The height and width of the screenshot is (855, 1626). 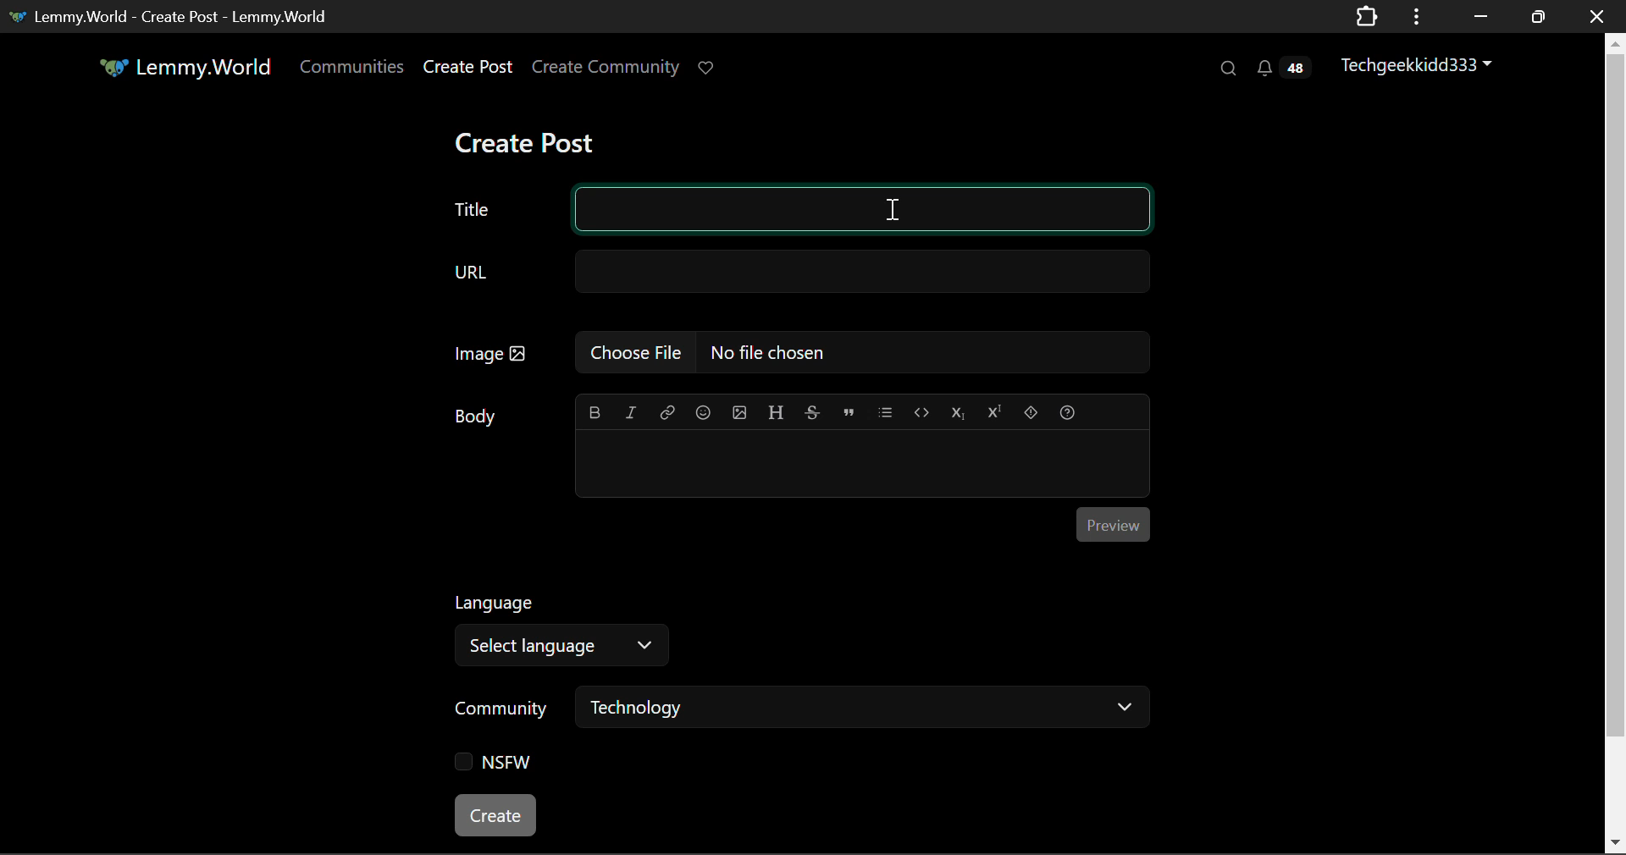 What do you see at coordinates (855, 461) in the screenshot?
I see `Post Body Textbox` at bounding box center [855, 461].